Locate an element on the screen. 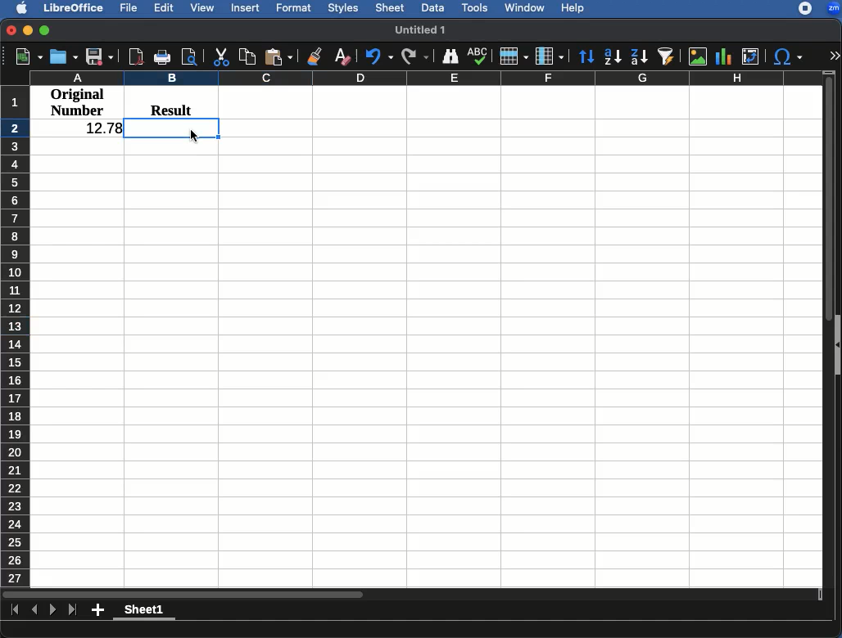 The image size is (842, 638). cursor is located at coordinates (194, 136).